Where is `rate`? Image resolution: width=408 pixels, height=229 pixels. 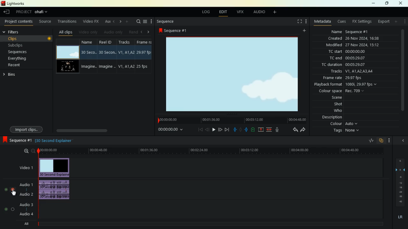 rate is located at coordinates (368, 141).